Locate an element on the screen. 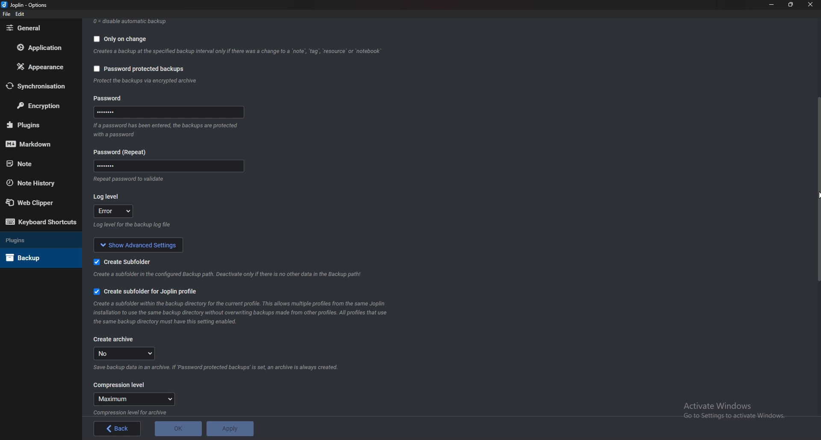 Image resolution: width=821 pixels, height=440 pixels. scroll bar is located at coordinates (818, 191).